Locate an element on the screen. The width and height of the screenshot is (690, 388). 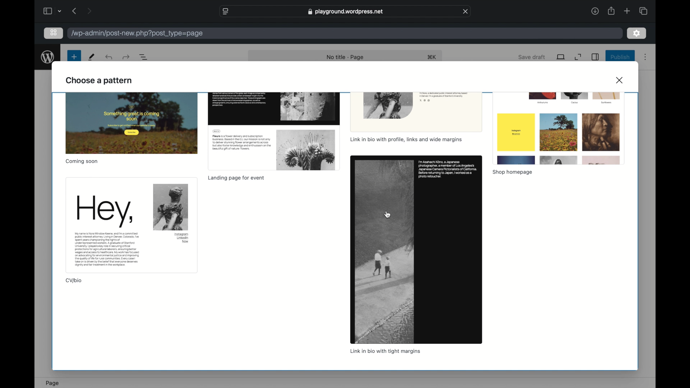
new page is located at coordinates (74, 57).